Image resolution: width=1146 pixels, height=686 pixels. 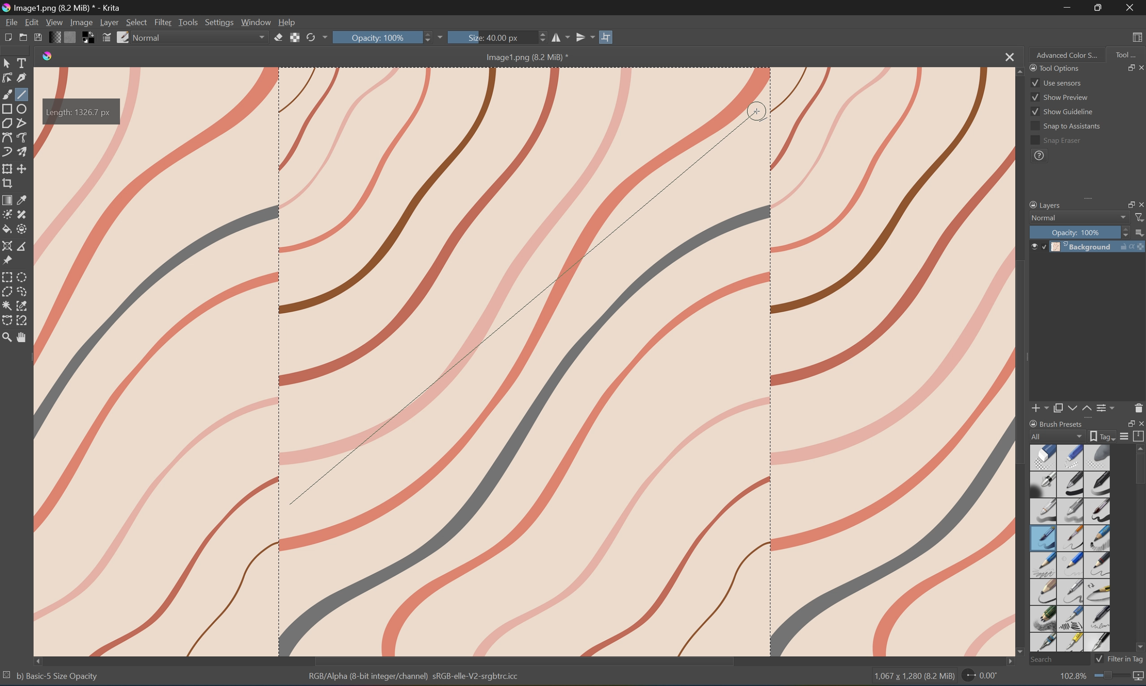 I want to click on Wrap Around, so click(x=608, y=36).